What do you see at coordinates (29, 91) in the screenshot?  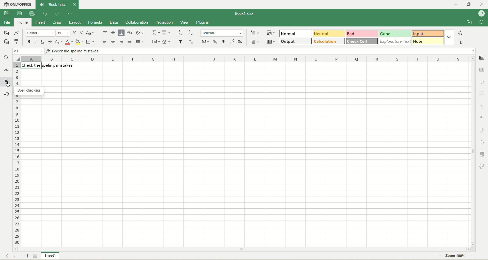 I see `spell checking` at bounding box center [29, 91].